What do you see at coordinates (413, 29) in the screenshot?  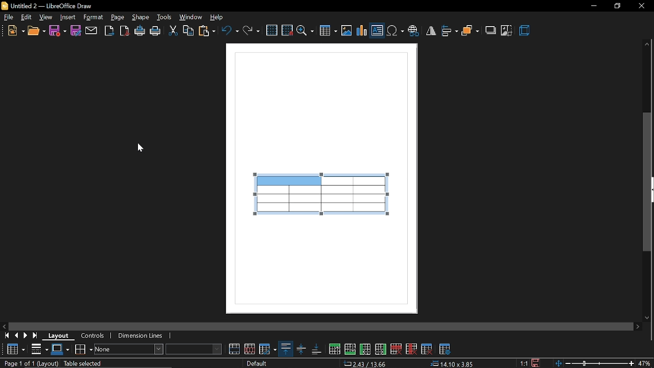 I see `insert hyperlink` at bounding box center [413, 29].